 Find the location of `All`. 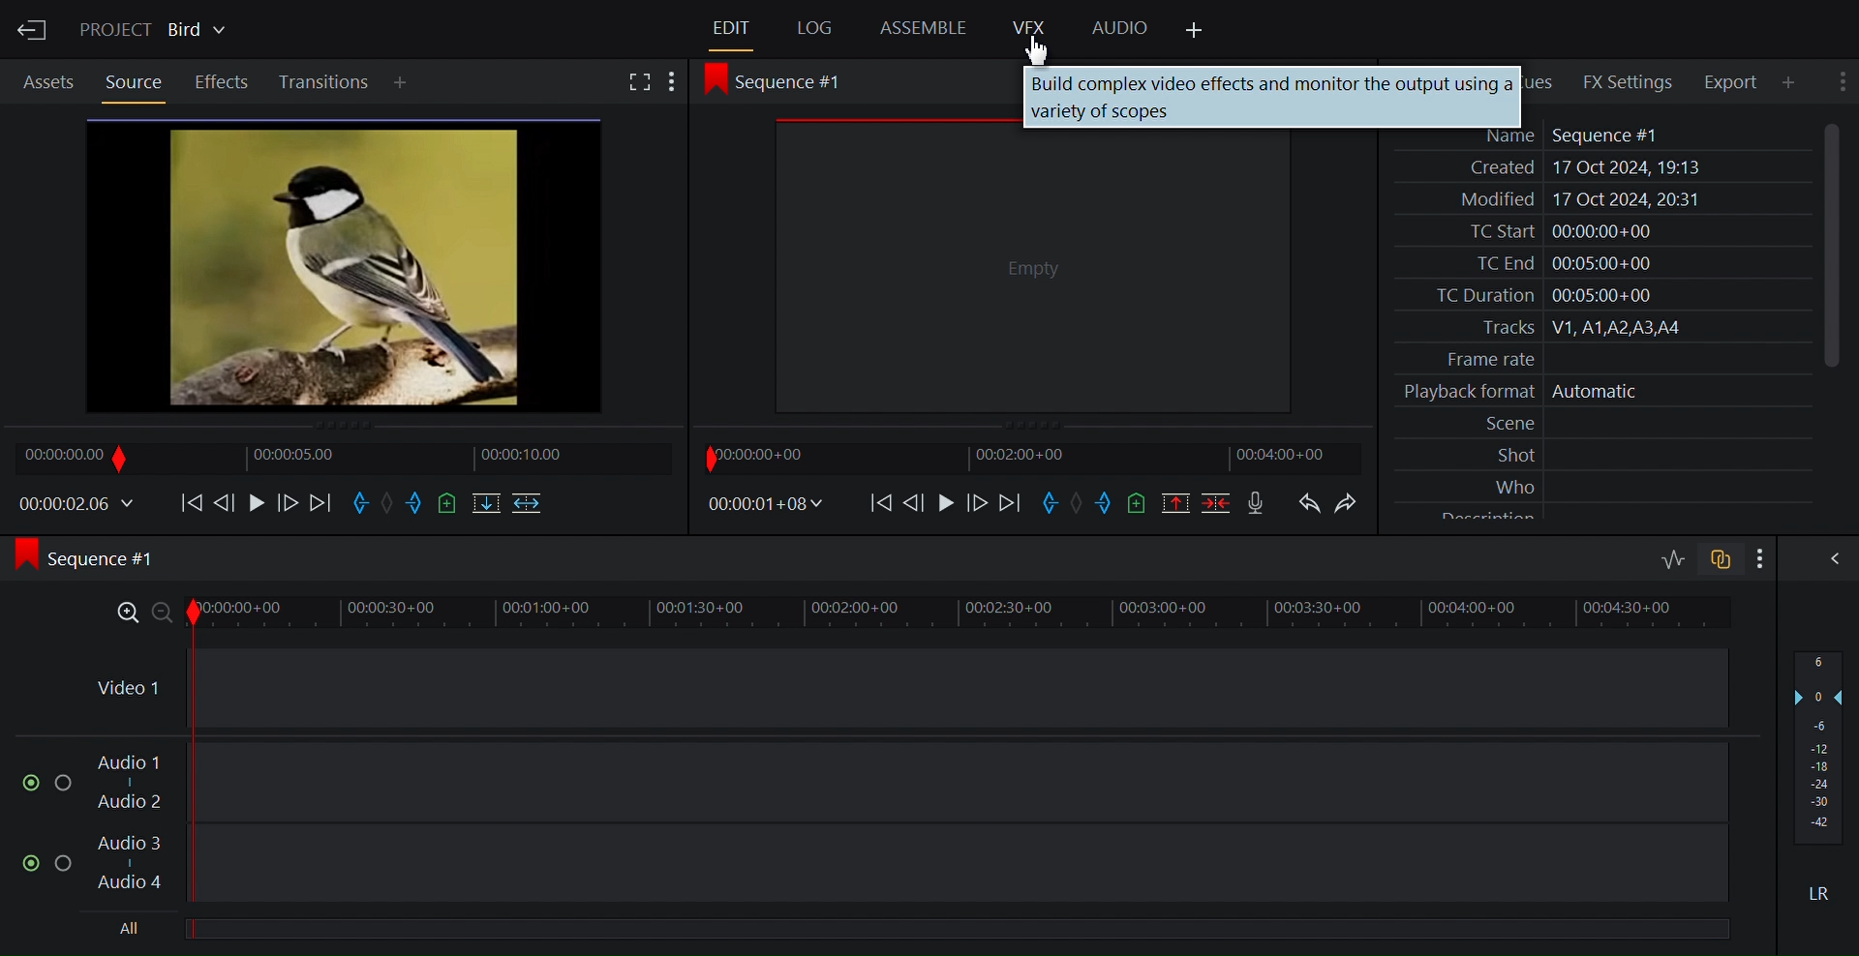

All is located at coordinates (893, 927).